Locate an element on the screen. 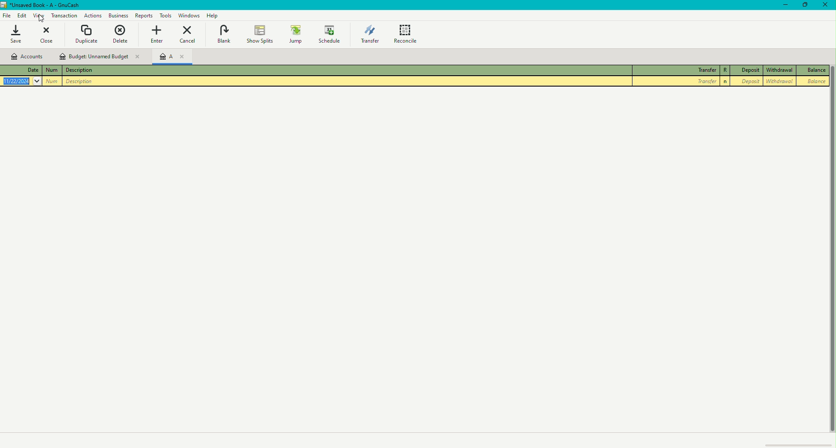 This screenshot has width=836, height=448. Action is located at coordinates (92, 15).